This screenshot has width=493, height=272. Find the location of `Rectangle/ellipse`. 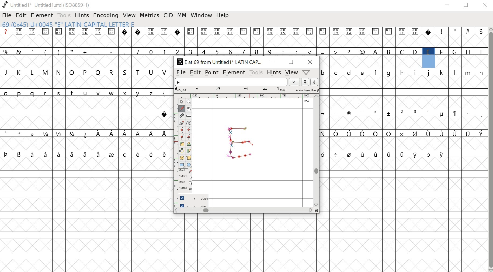

Rectangle/ellipse is located at coordinates (182, 165).